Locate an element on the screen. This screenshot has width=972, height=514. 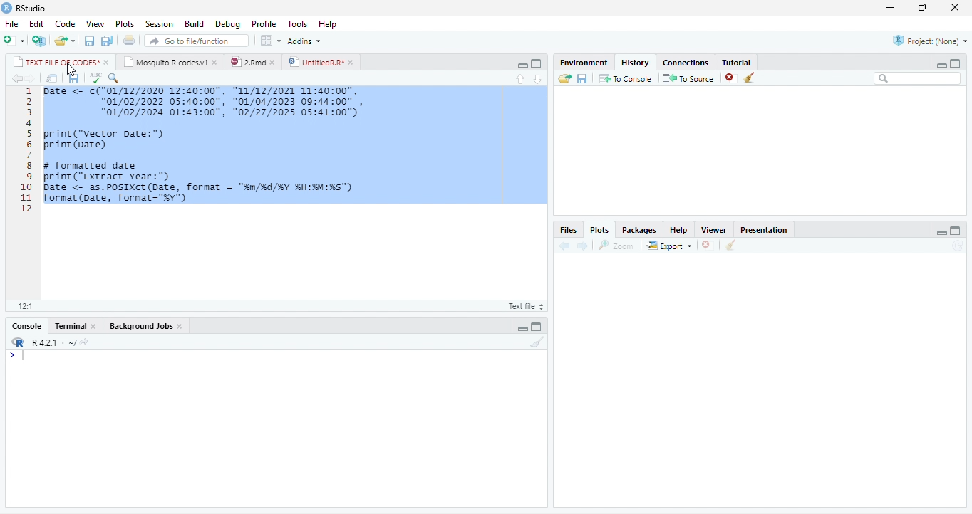
minimize is located at coordinates (941, 232).